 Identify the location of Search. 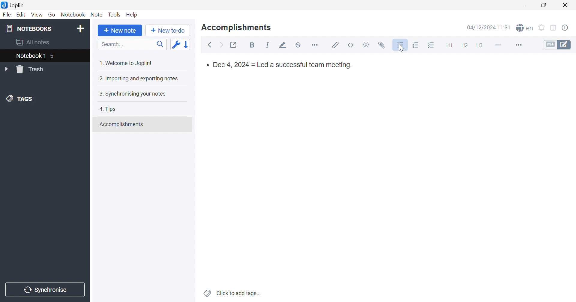
(132, 44).